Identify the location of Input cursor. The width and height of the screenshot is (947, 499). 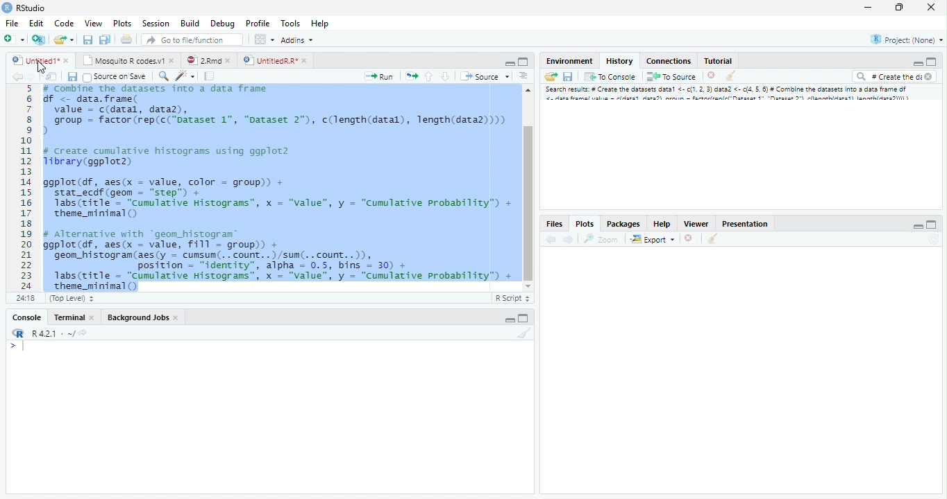
(26, 347).